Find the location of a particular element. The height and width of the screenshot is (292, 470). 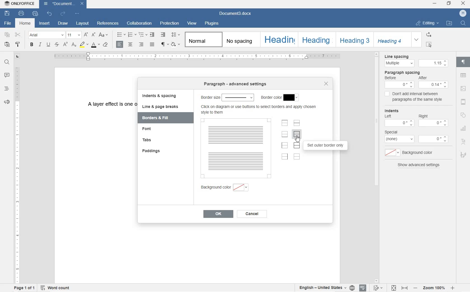

set outer and inner borders is located at coordinates (297, 146).